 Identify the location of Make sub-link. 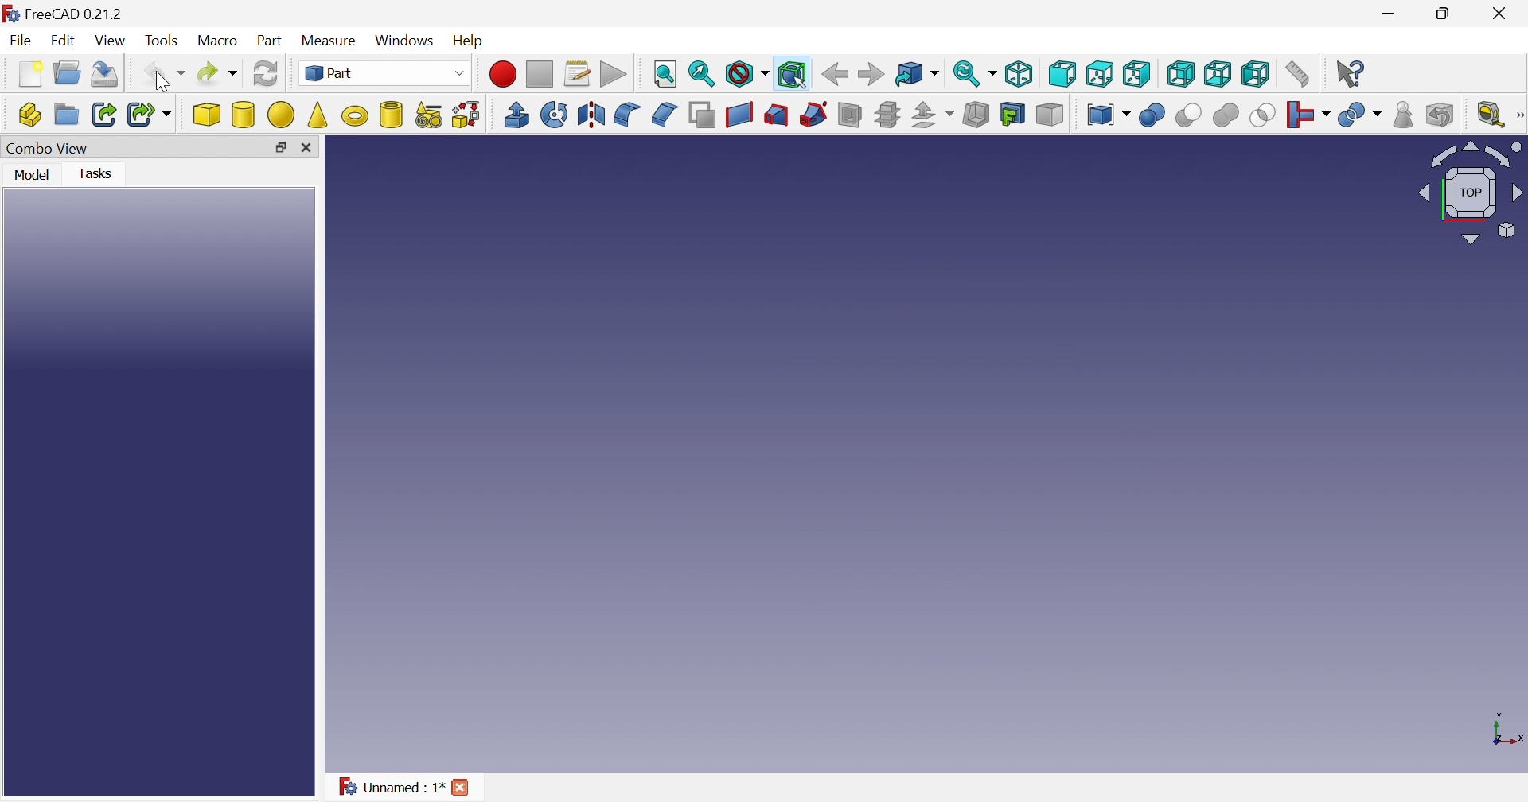
(151, 114).